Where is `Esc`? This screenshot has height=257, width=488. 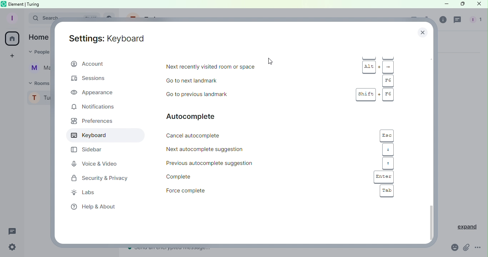
Esc is located at coordinates (387, 135).